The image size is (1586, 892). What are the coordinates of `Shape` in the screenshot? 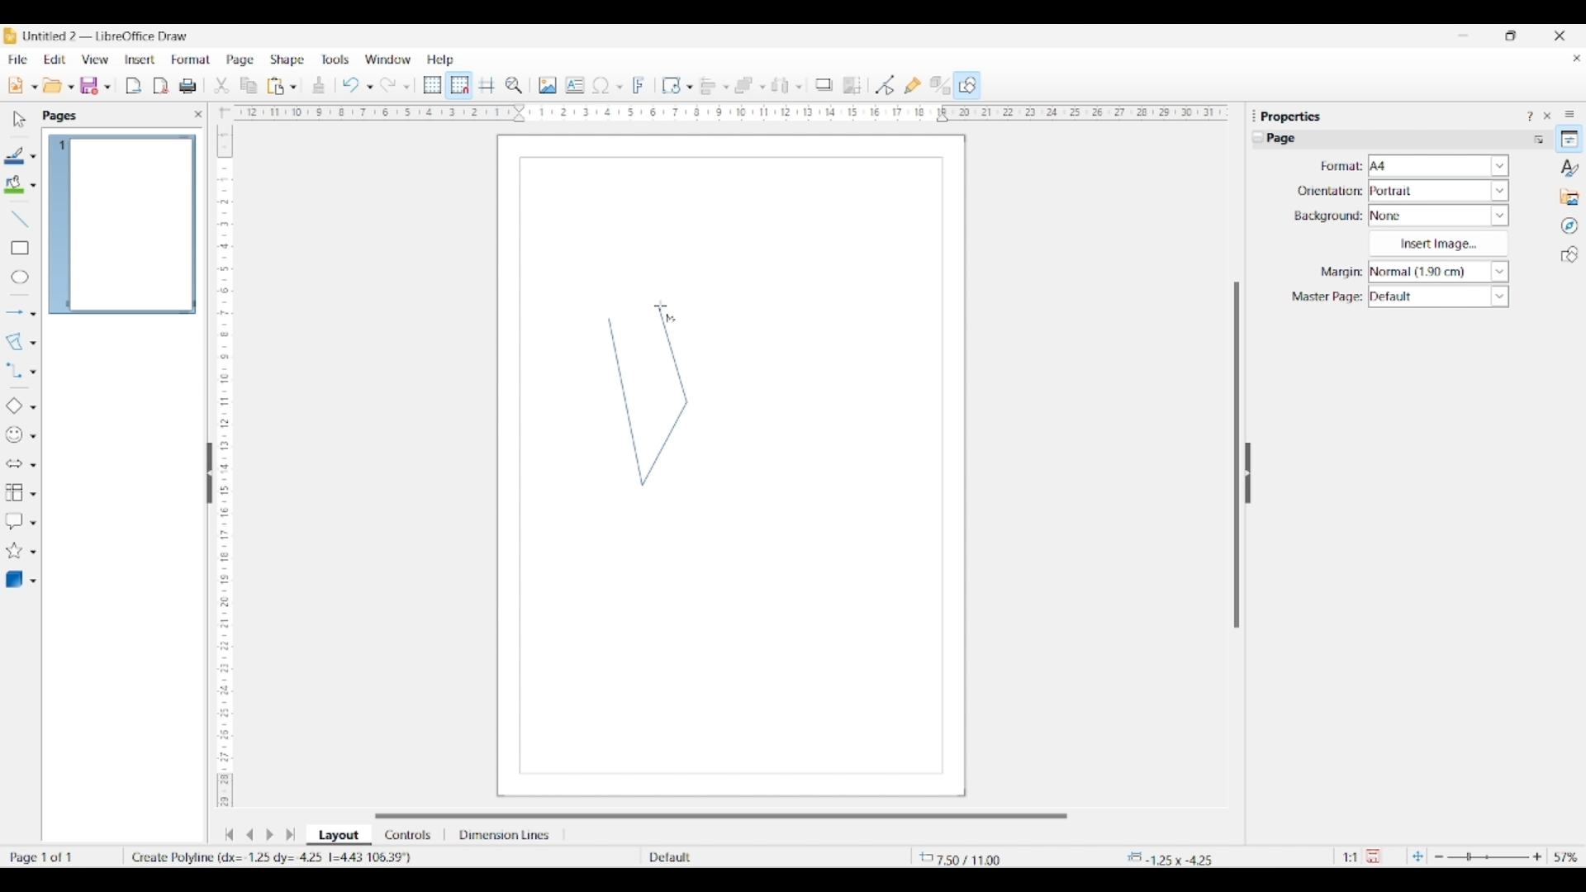 It's located at (288, 60).